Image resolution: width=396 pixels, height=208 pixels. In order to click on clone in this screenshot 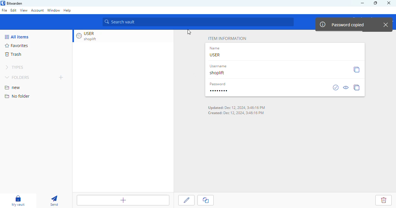, I will do `click(206, 200)`.